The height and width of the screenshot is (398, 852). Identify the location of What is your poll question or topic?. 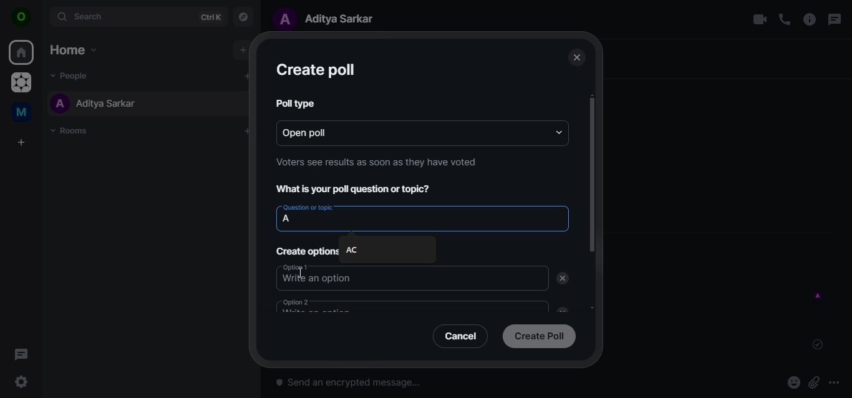
(357, 190).